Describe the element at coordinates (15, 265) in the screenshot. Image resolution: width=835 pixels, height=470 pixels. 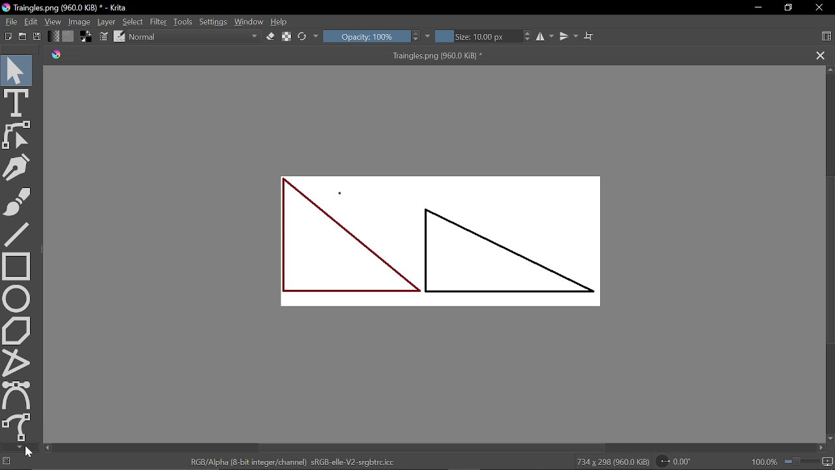
I see `Rectangle tool` at that location.